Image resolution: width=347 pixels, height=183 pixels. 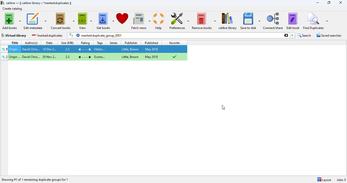 I want to click on pinned book 3, so click(x=4, y=57).